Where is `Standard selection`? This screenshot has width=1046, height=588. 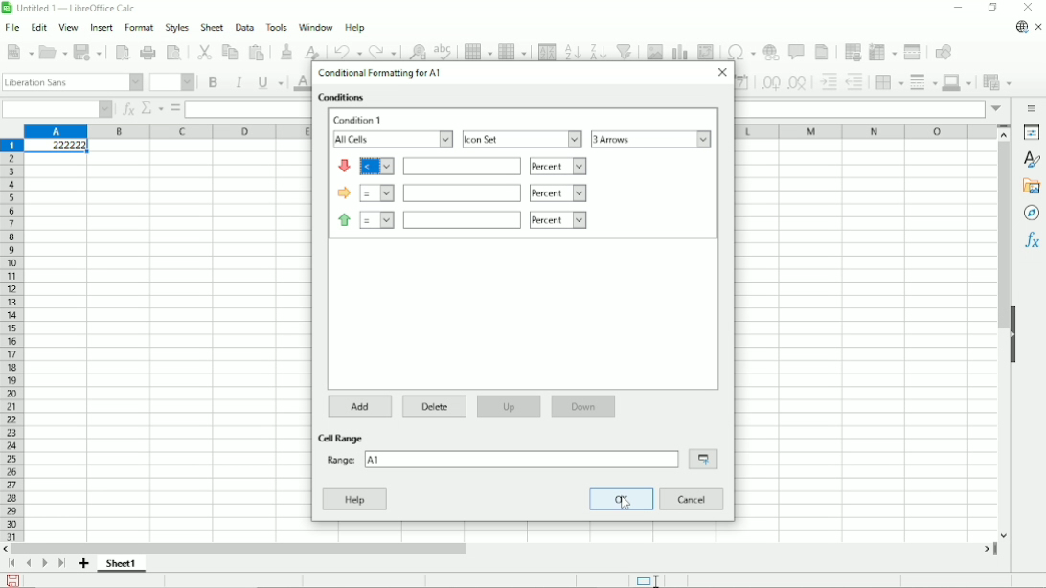 Standard selection is located at coordinates (646, 579).